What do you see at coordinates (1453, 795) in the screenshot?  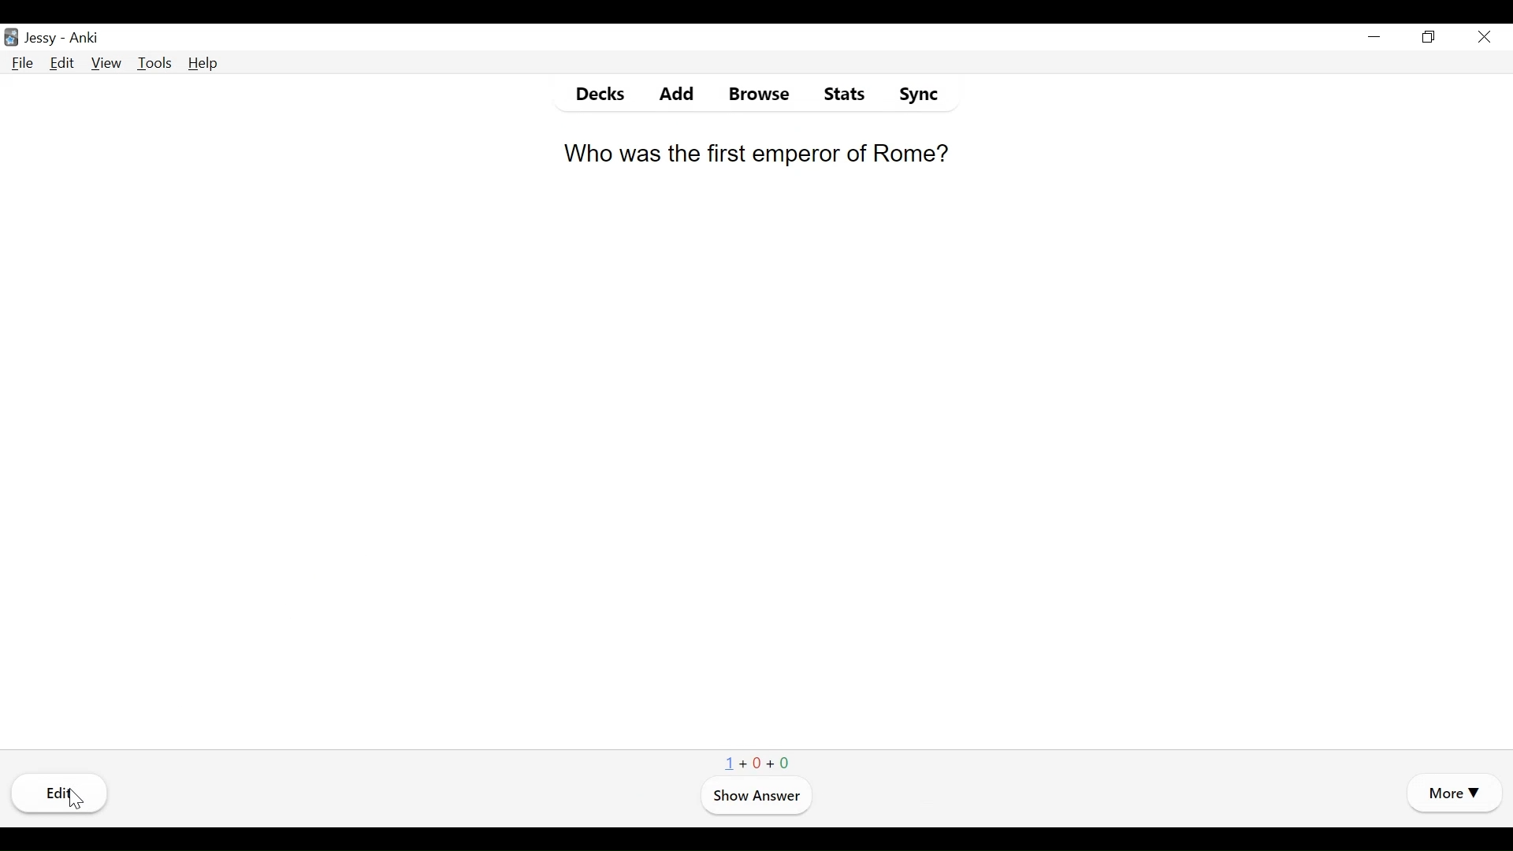 I see `More Options` at bounding box center [1453, 795].